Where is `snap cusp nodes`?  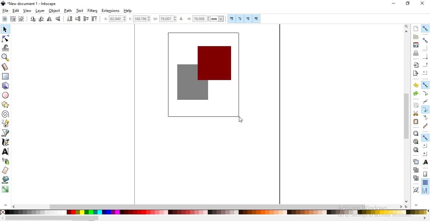 snap cusp nodes is located at coordinates (426, 110).